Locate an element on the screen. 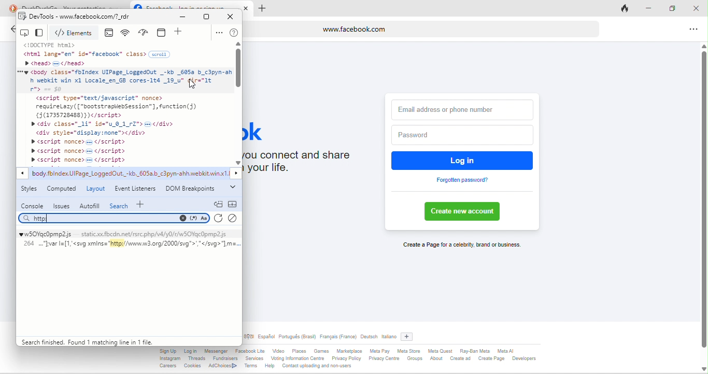 Image resolution: width=708 pixels, height=374 pixels. console is located at coordinates (111, 33).